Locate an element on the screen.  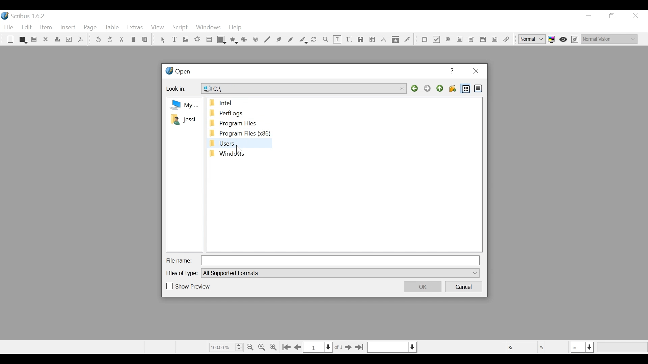
Path is located at coordinates (305, 88).